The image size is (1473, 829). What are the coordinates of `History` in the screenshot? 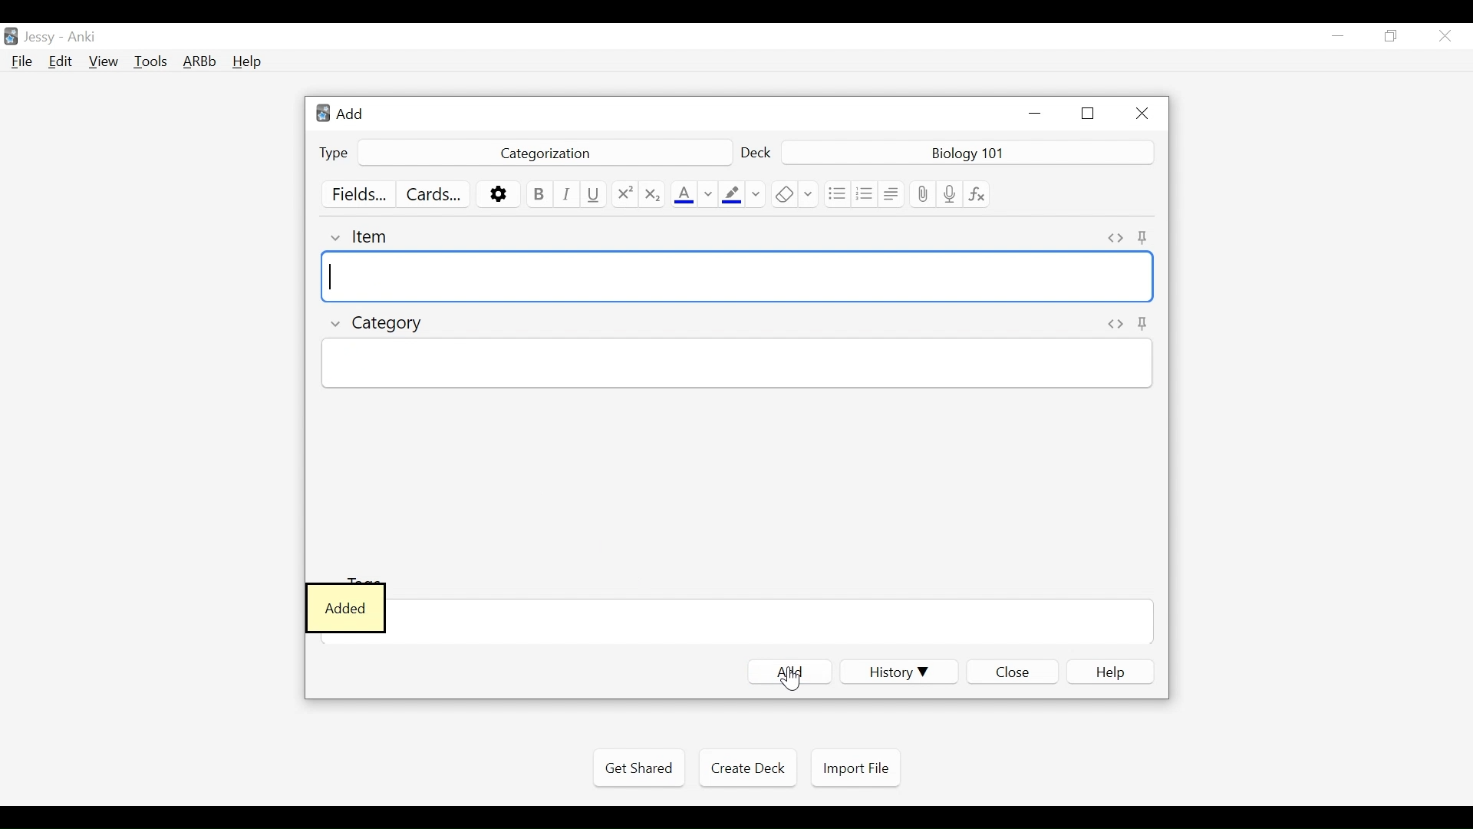 It's located at (898, 672).